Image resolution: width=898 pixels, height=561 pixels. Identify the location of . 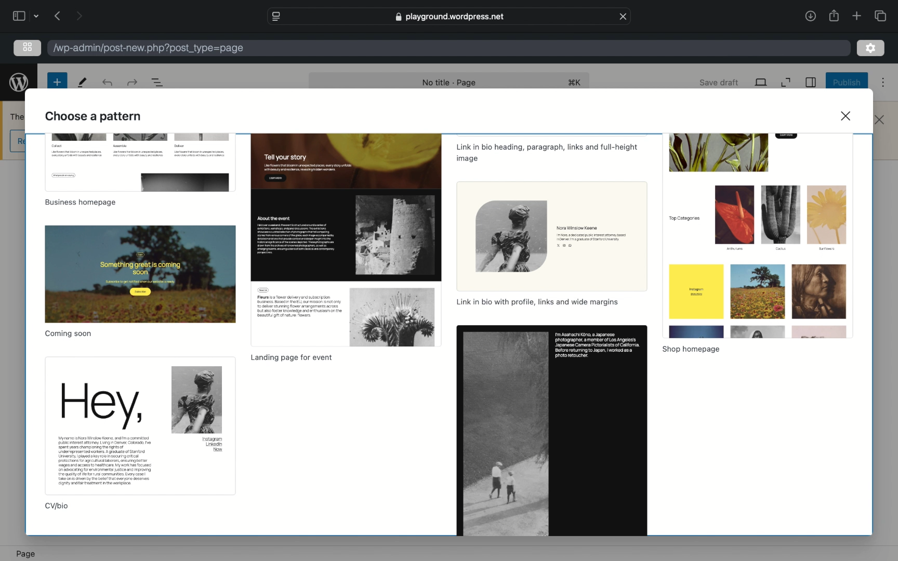
(551, 236).